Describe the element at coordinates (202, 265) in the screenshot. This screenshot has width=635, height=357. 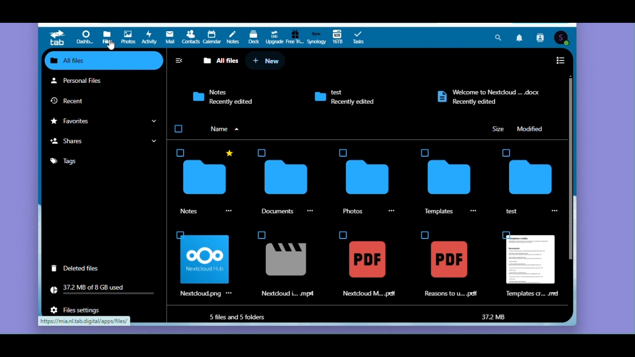
I see `nextcloud.png` at that location.